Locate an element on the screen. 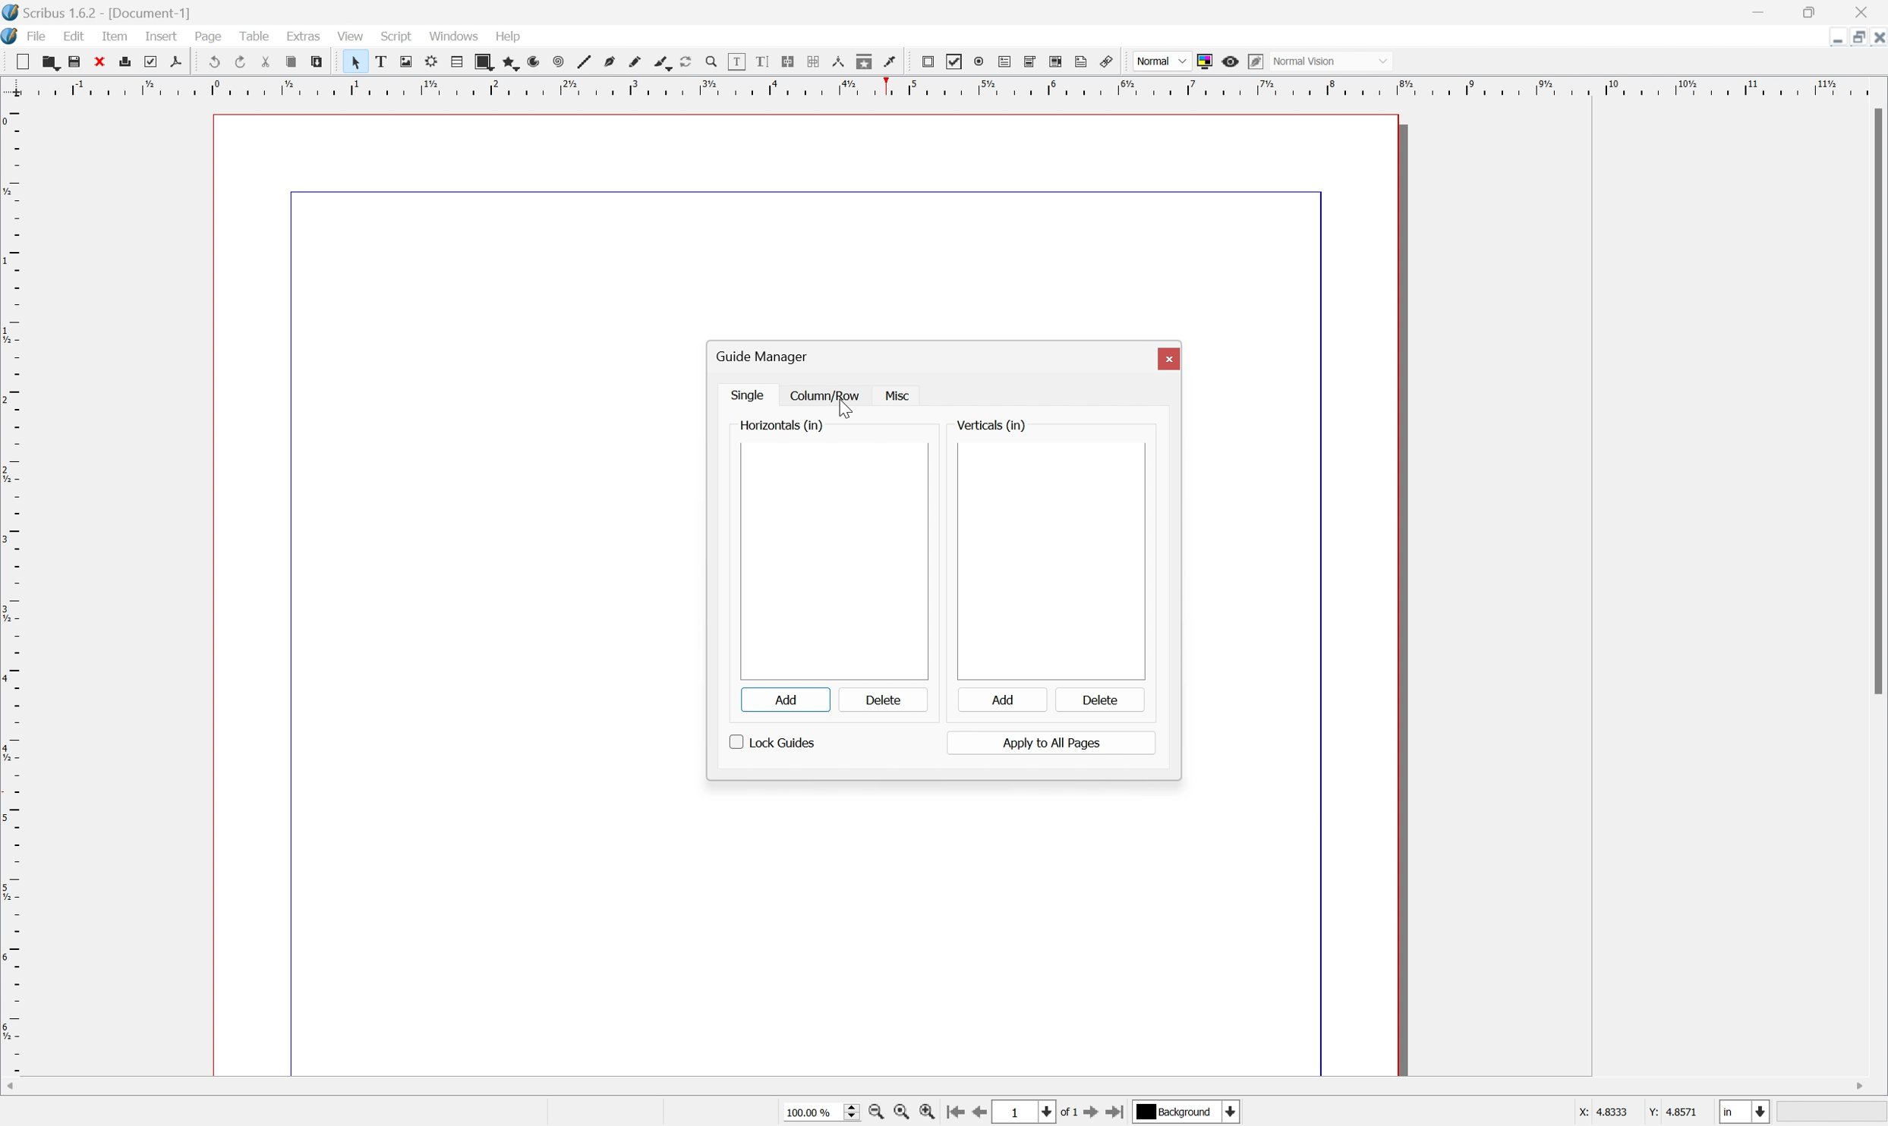 The height and width of the screenshot is (1126, 1888). lock guides is located at coordinates (774, 744).